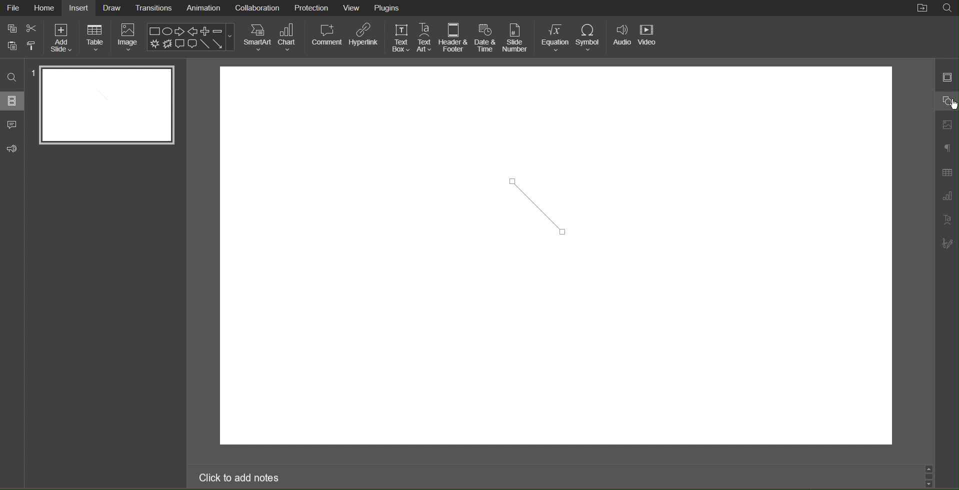 The width and height of the screenshot is (959, 490). What do you see at coordinates (516, 37) in the screenshot?
I see `Slide Number ` at bounding box center [516, 37].